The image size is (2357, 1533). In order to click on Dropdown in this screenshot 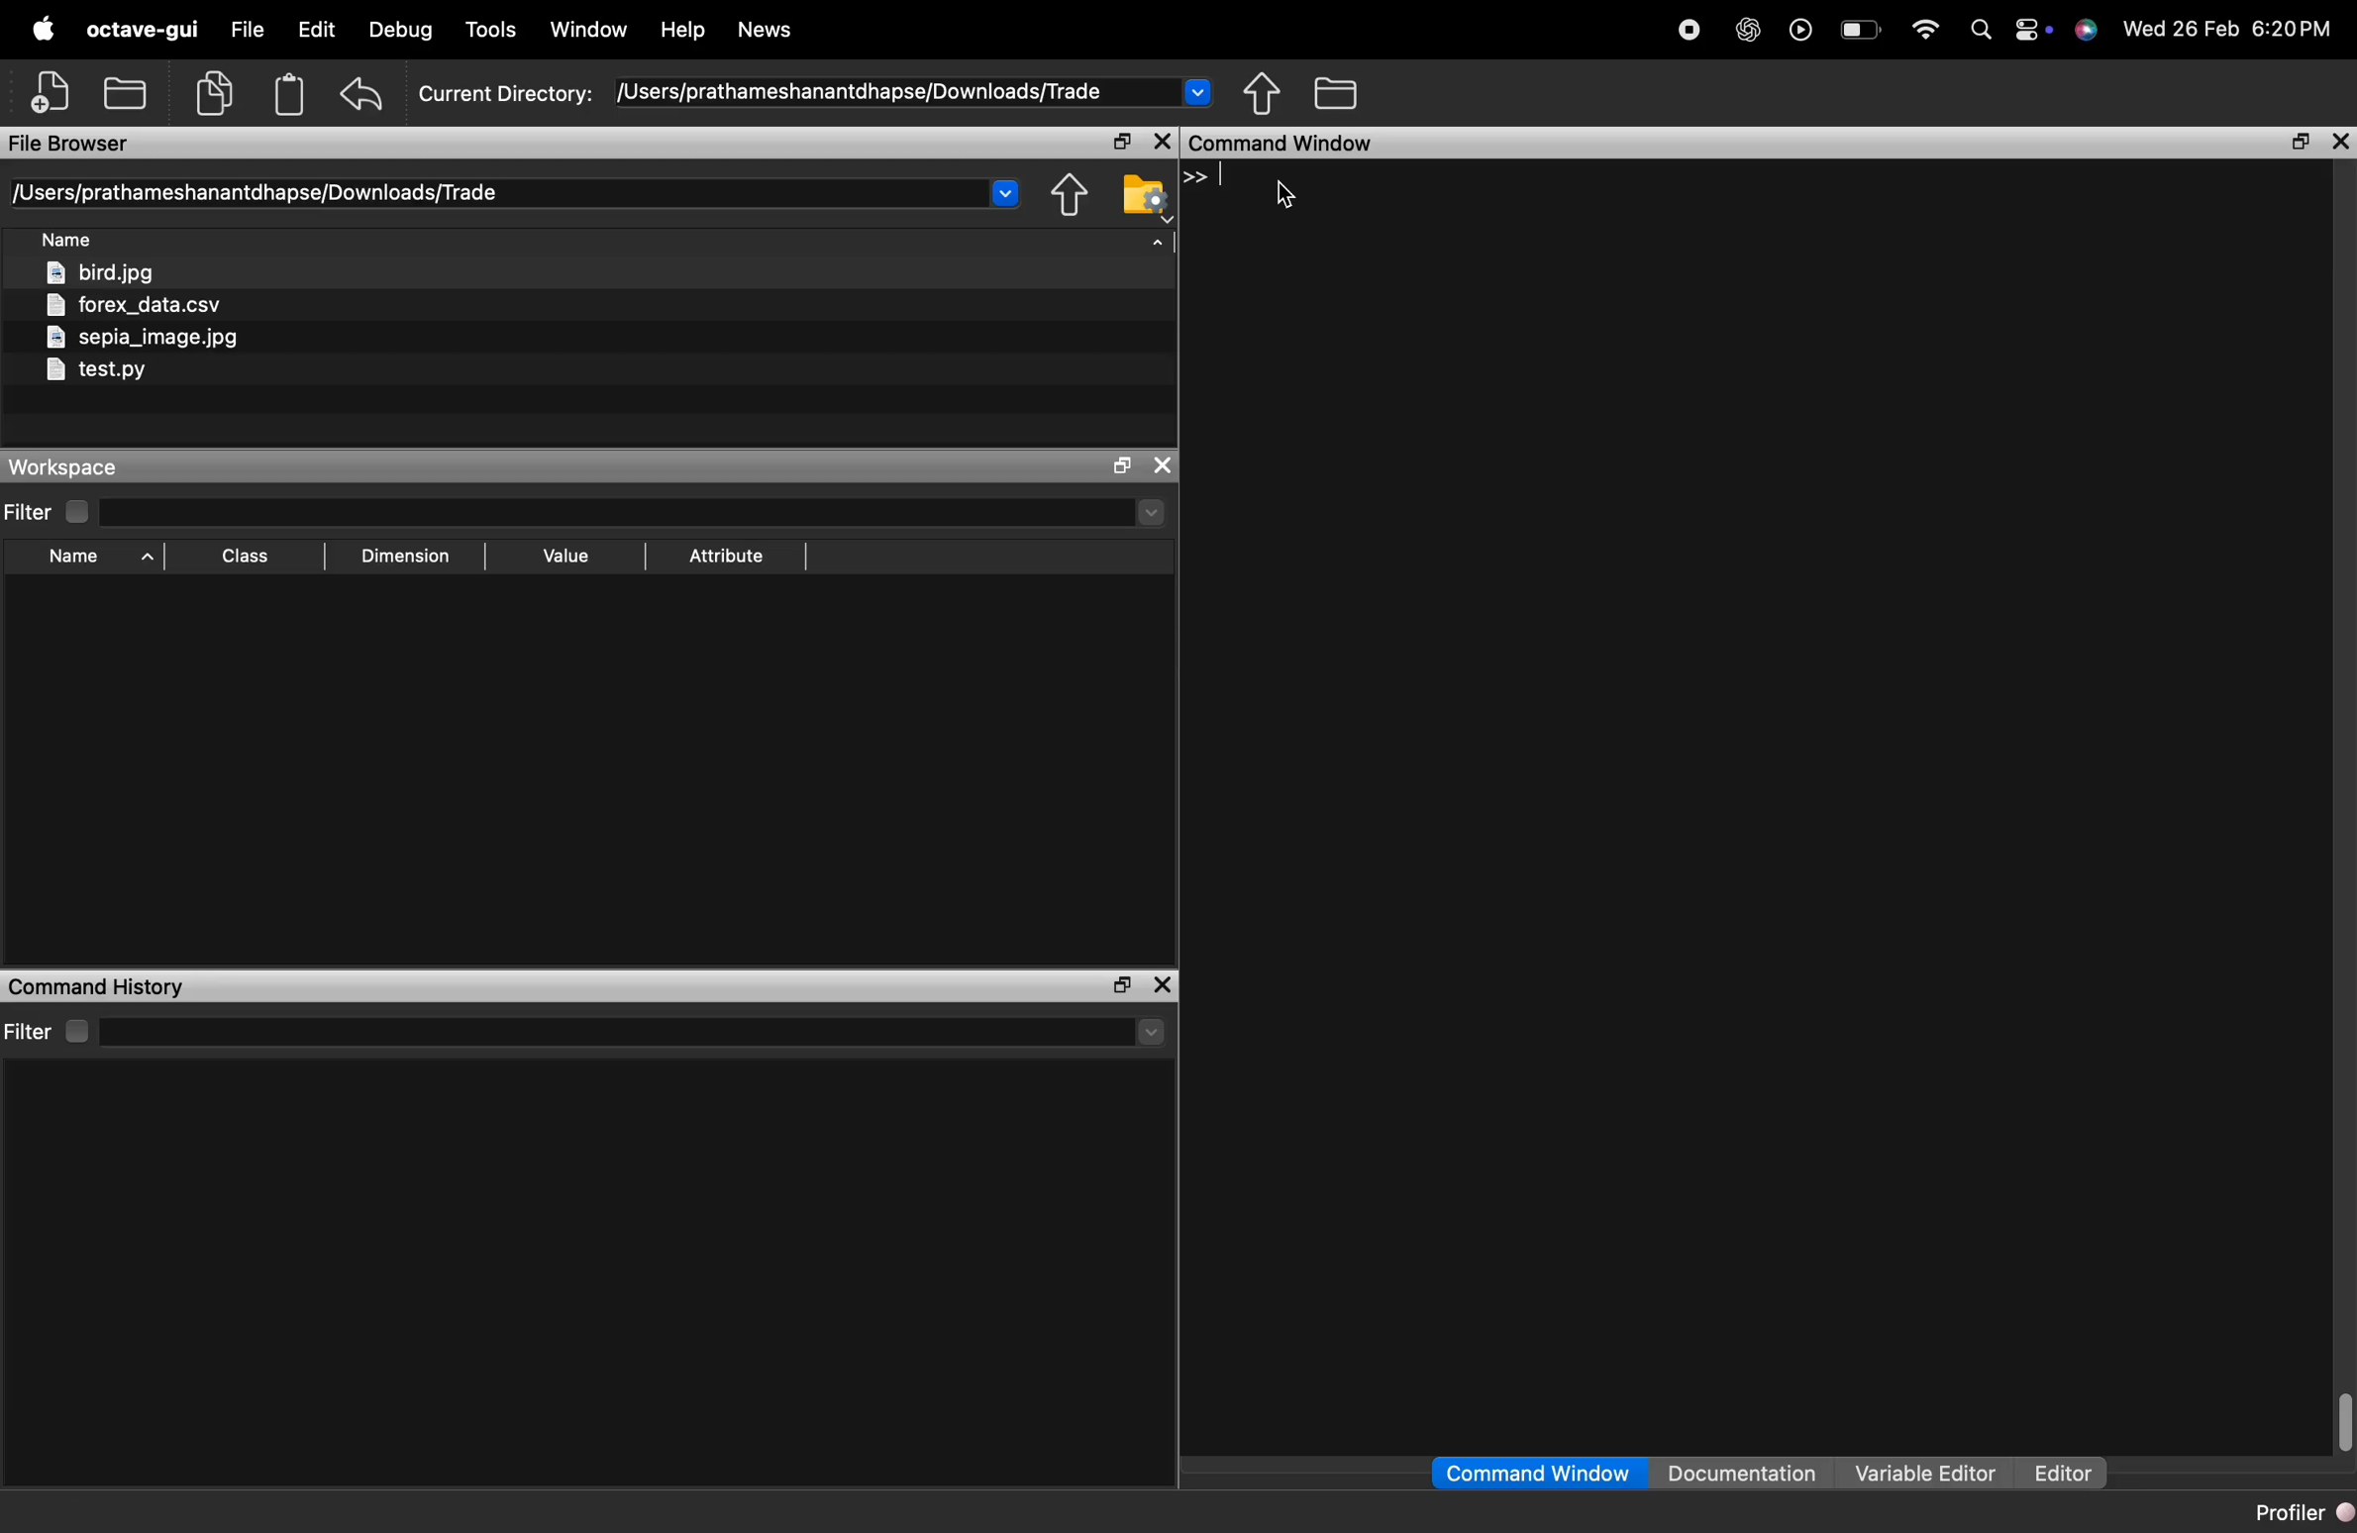, I will do `click(1152, 1034)`.